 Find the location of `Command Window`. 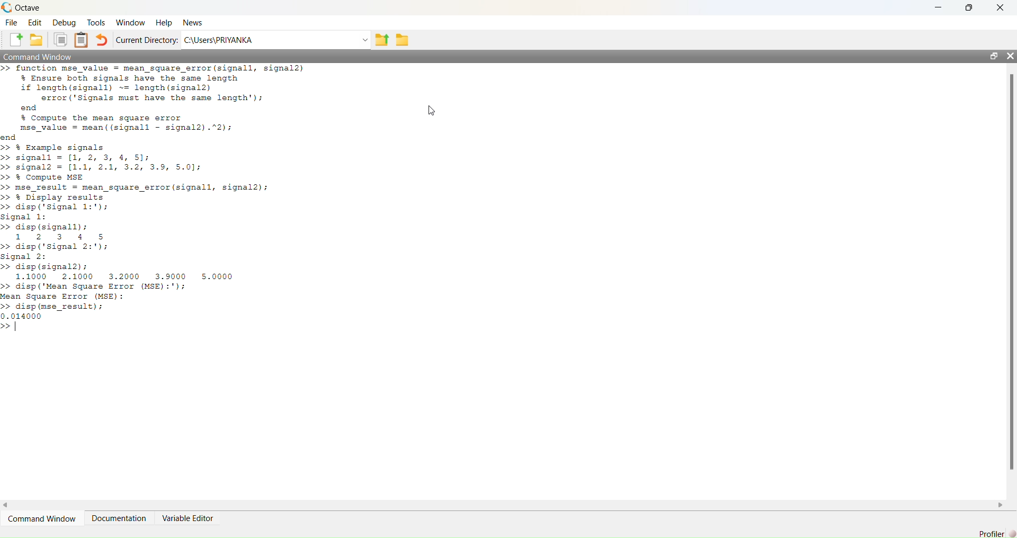

Command Window is located at coordinates (38, 56).